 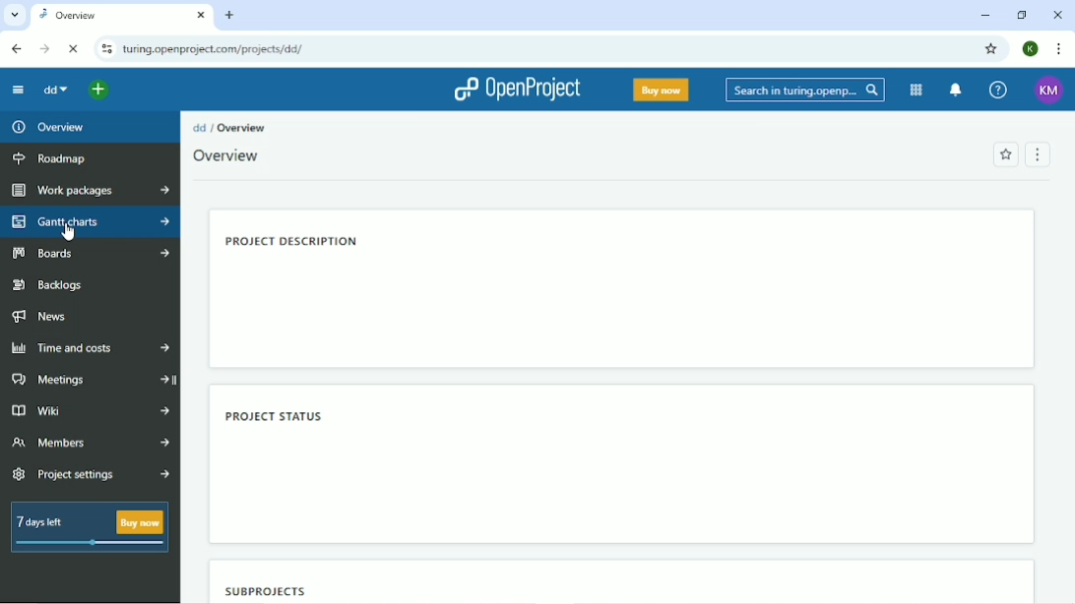 I want to click on Active projects, so click(x=244, y=155).